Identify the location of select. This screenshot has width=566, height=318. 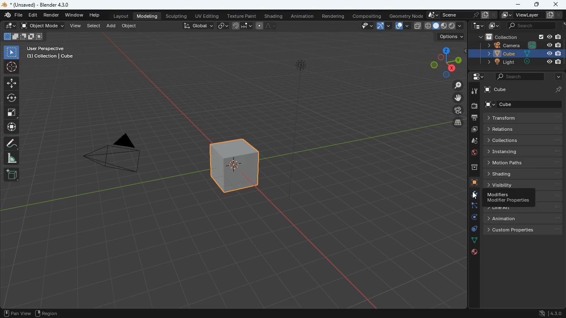
(11, 52).